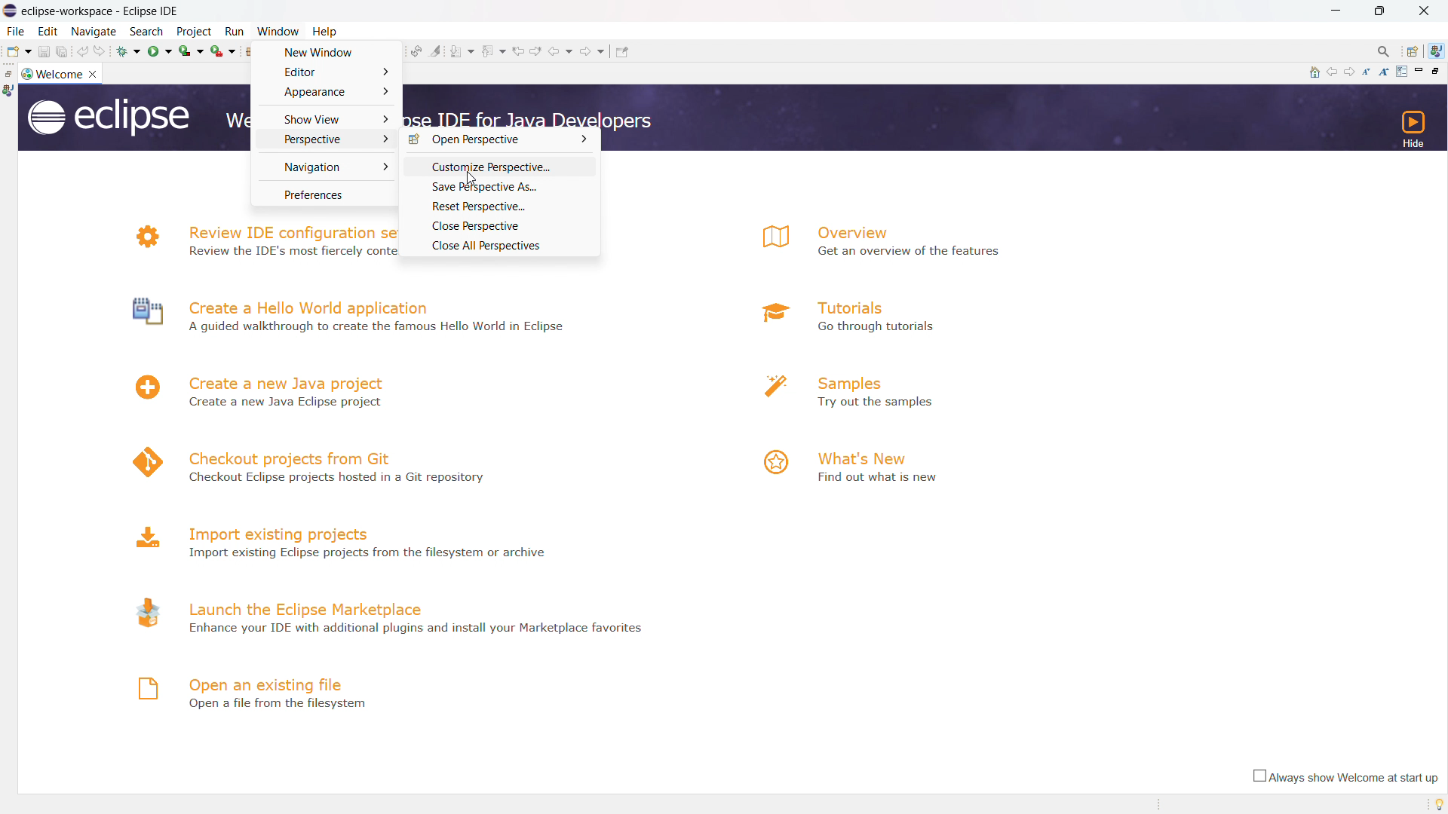  I want to click on search, so click(148, 32).